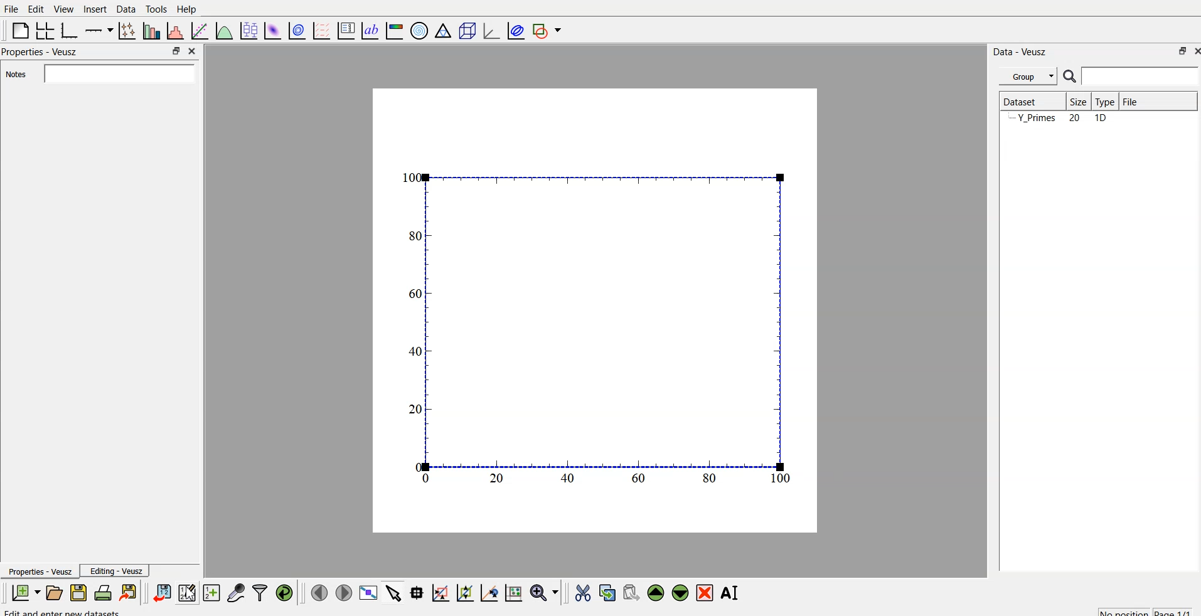  I want to click on Help, so click(189, 9).